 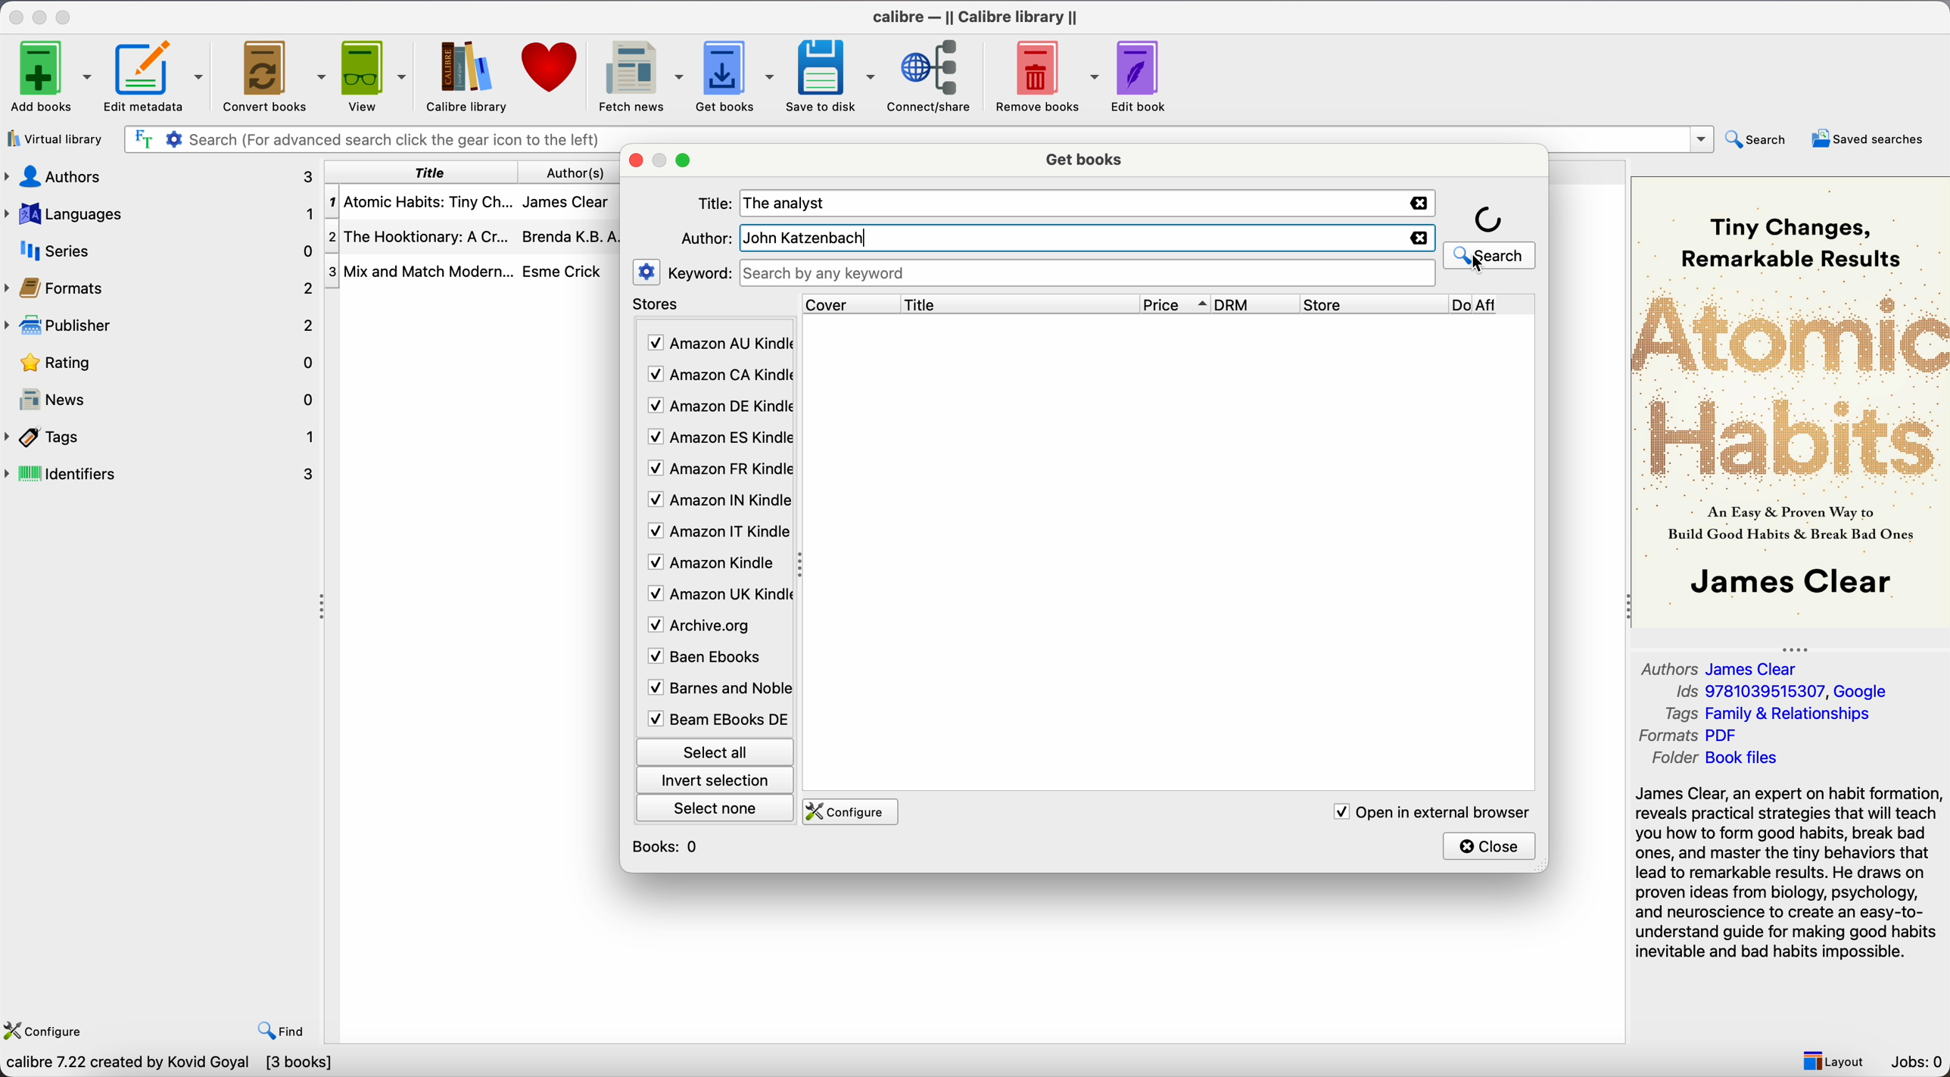 I want to click on Esme Crick, so click(x=562, y=271).